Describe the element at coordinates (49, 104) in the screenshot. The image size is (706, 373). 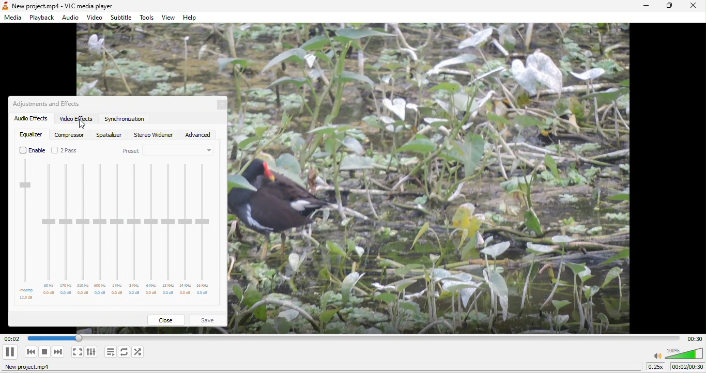
I see `adjustments and effects` at that location.